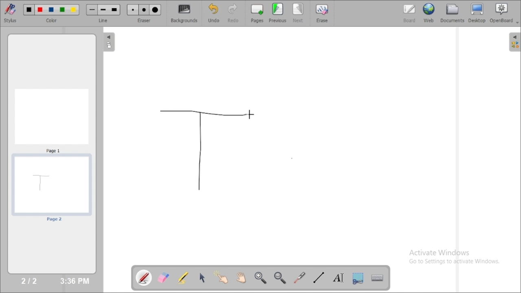  What do you see at coordinates (222, 277) in the screenshot?
I see `interact with items` at bounding box center [222, 277].